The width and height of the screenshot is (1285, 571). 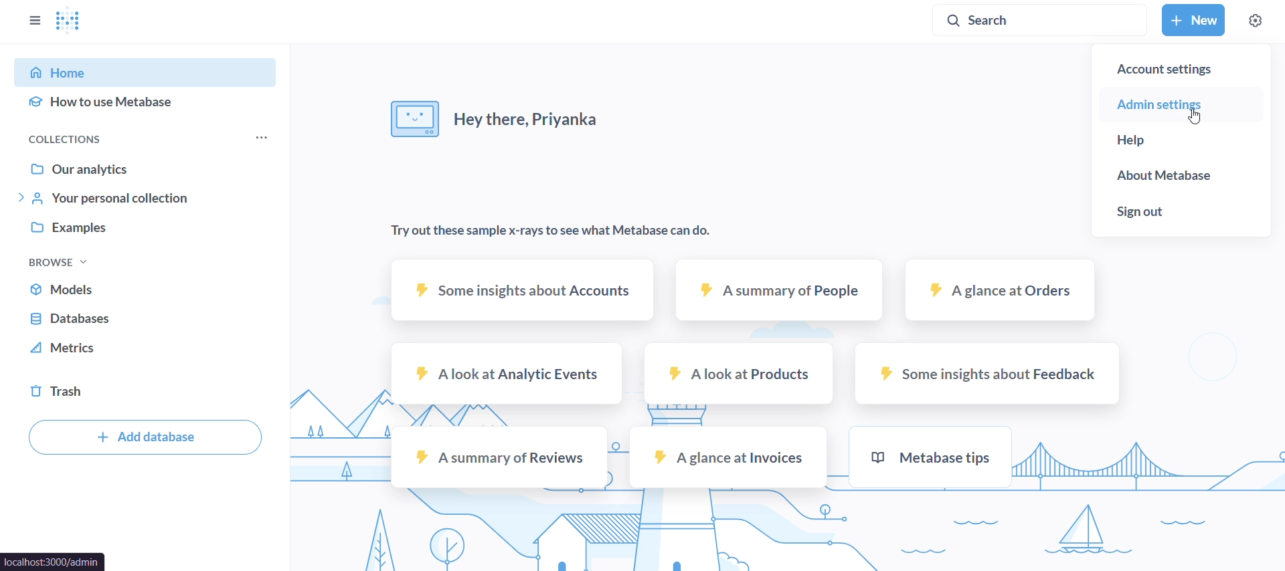 I want to click on browse, so click(x=78, y=263).